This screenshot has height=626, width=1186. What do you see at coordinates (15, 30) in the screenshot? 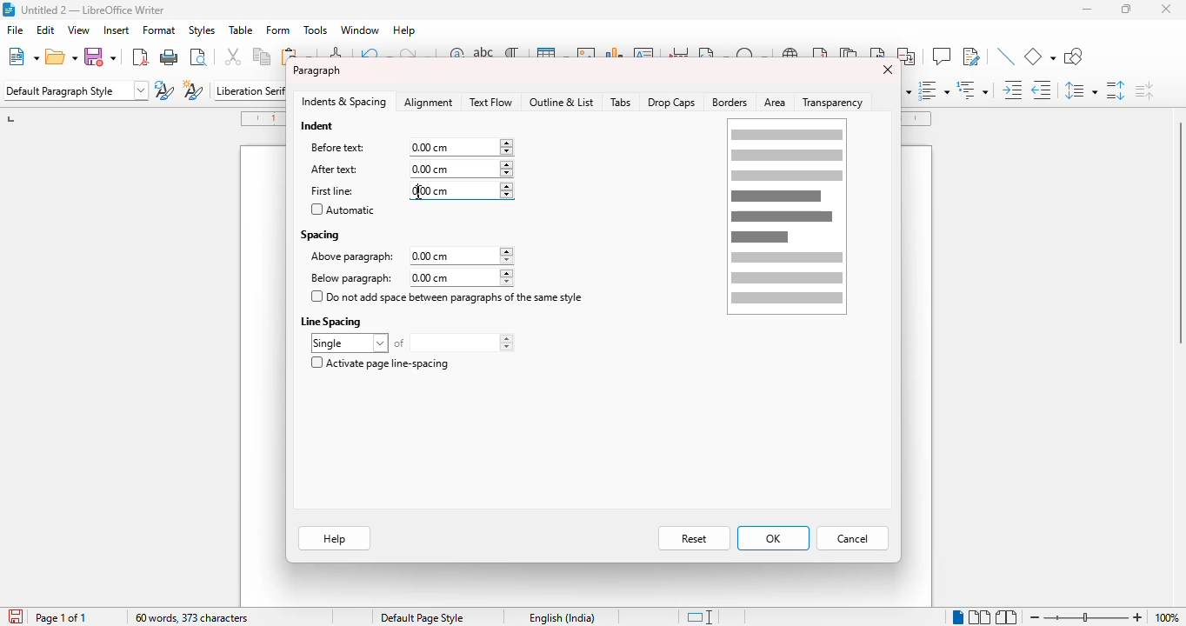
I see `file` at bounding box center [15, 30].